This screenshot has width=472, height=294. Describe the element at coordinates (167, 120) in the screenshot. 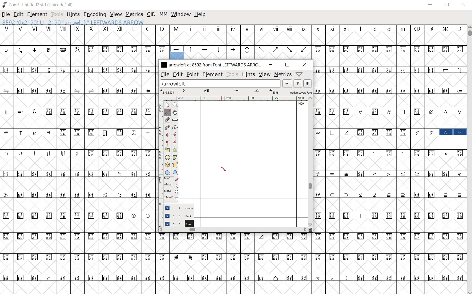

I see `cut splines in two` at that location.